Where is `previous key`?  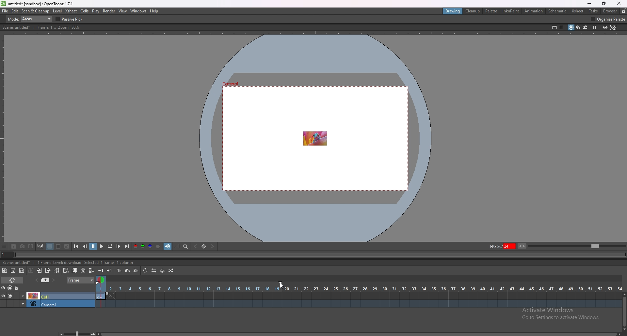
previous key is located at coordinates (196, 246).